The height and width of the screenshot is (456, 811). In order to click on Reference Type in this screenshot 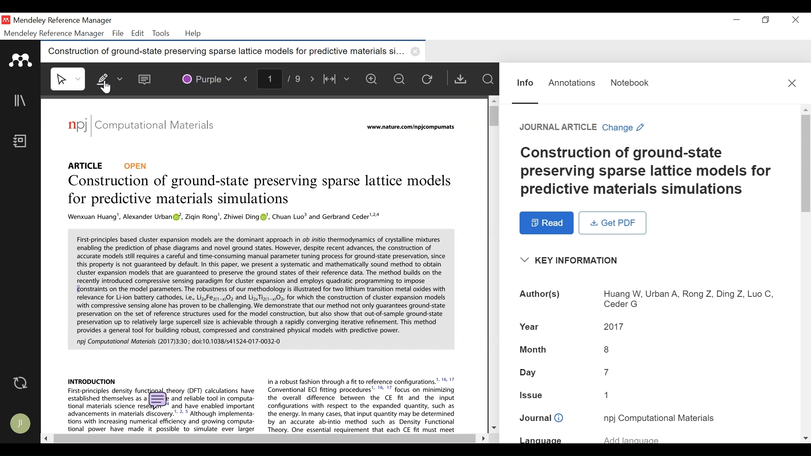, I will do `click(109, 165)`.